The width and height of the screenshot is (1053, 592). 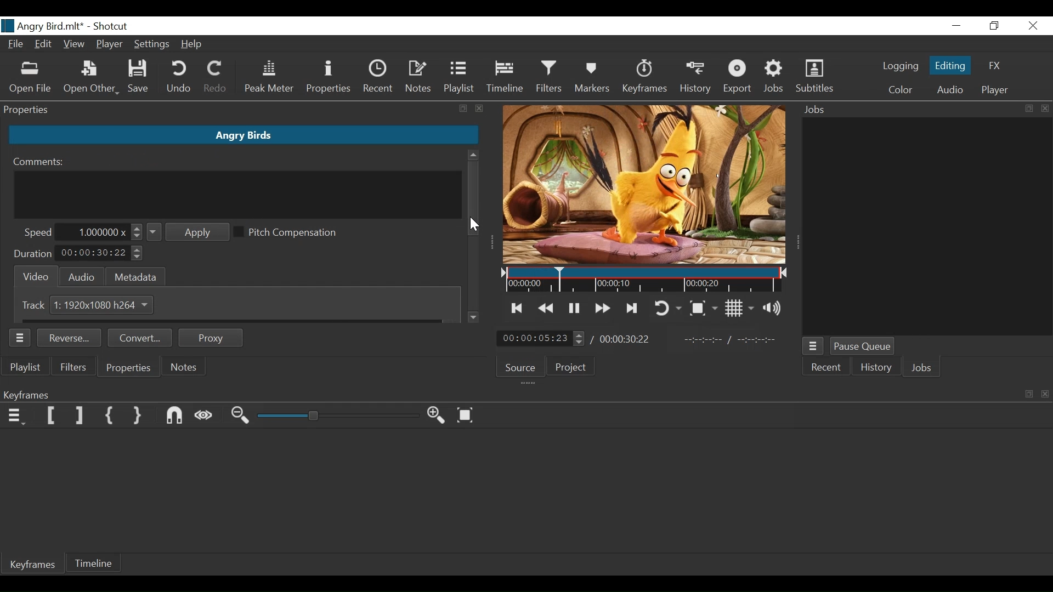 I want to click on Scroll up, so click(x=473, y=155).